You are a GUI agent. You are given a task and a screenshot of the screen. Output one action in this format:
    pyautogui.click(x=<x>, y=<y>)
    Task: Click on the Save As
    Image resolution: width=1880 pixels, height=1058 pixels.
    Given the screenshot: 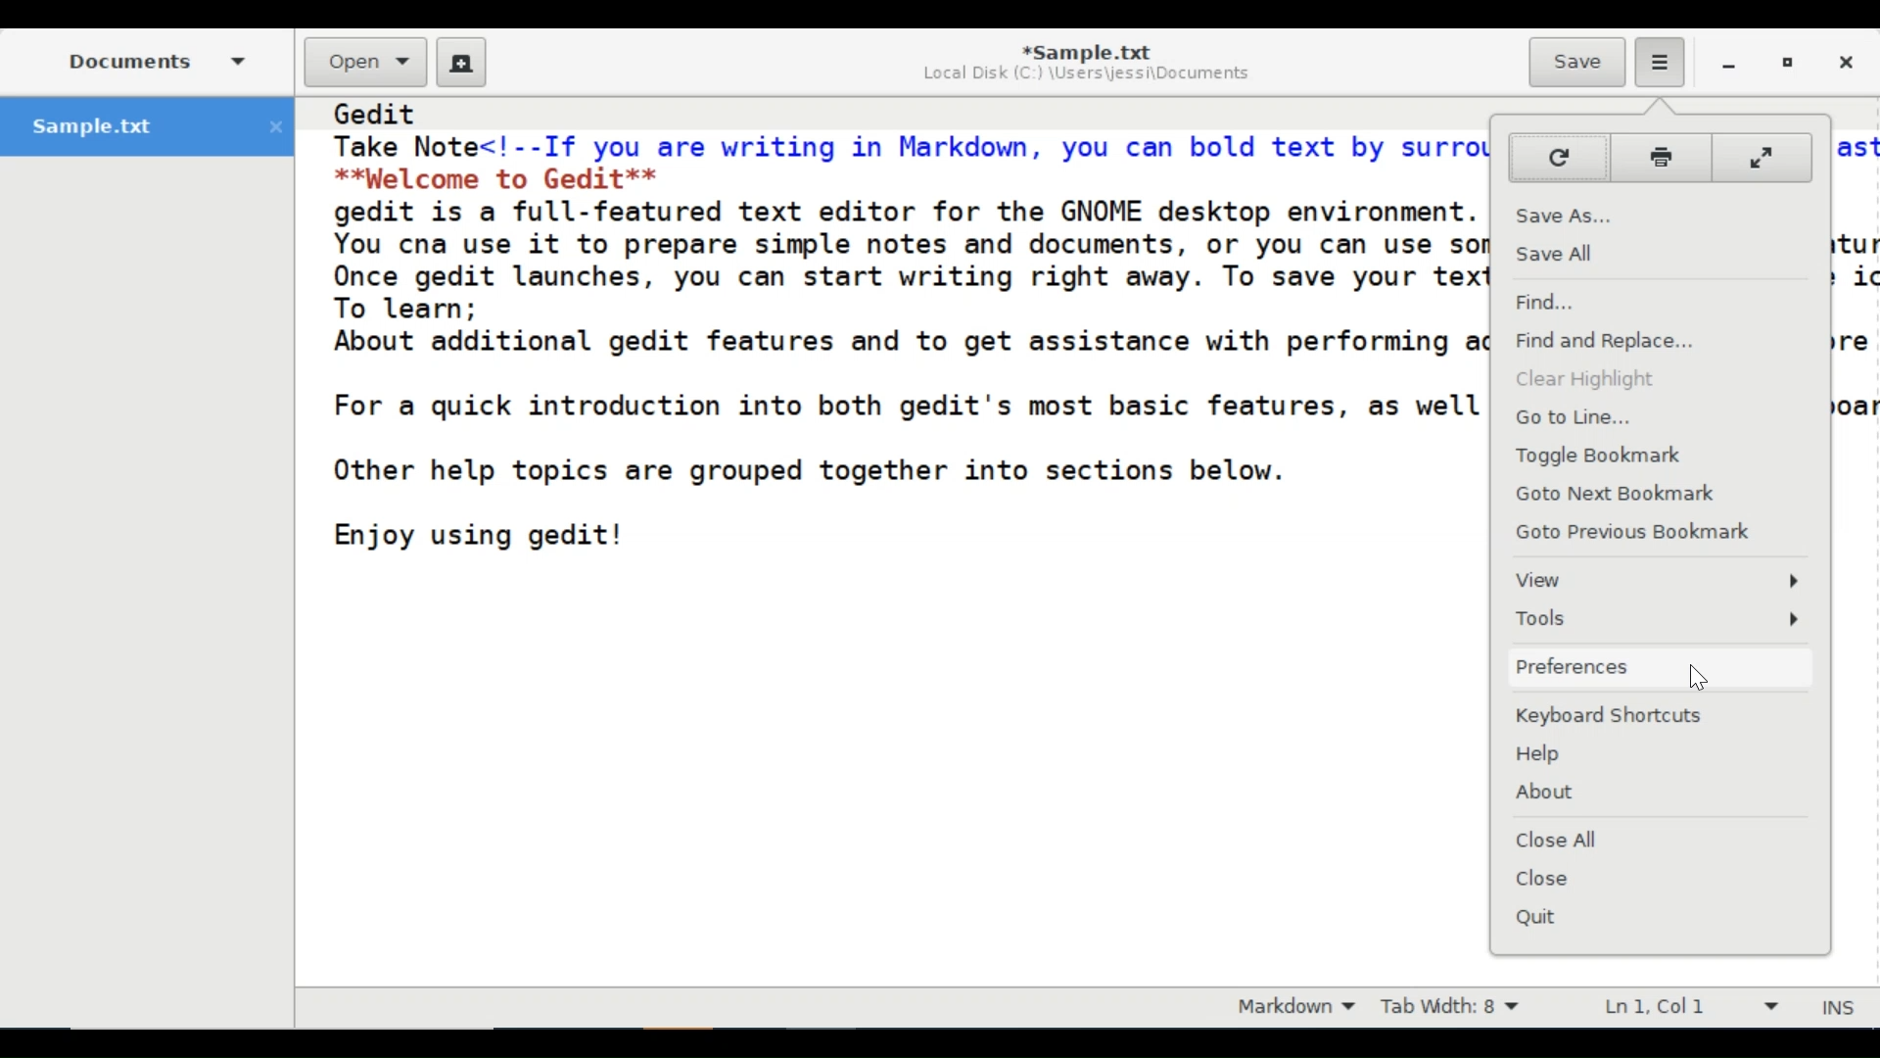 What is the action you would take?
    pyautogui.click(x=1570, y=216)
    